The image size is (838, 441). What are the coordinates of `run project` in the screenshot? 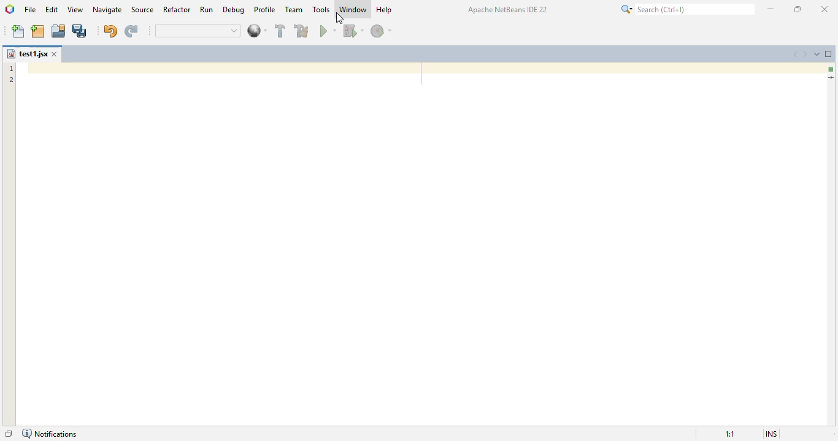 It's located at (328, 31).